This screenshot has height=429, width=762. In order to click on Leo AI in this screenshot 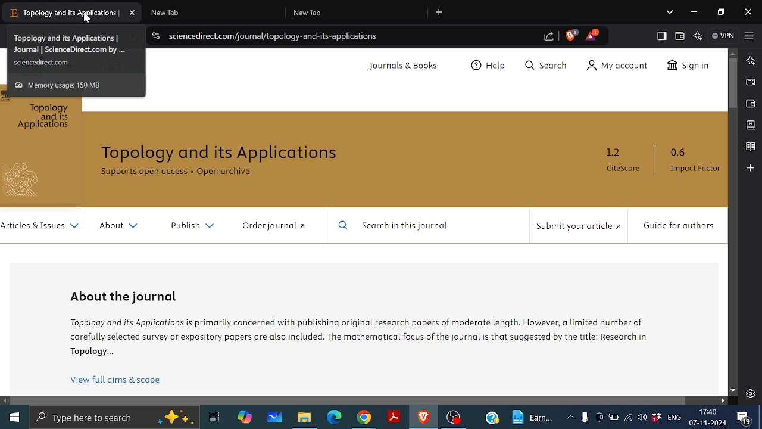, I will do `click(698, 36)`.